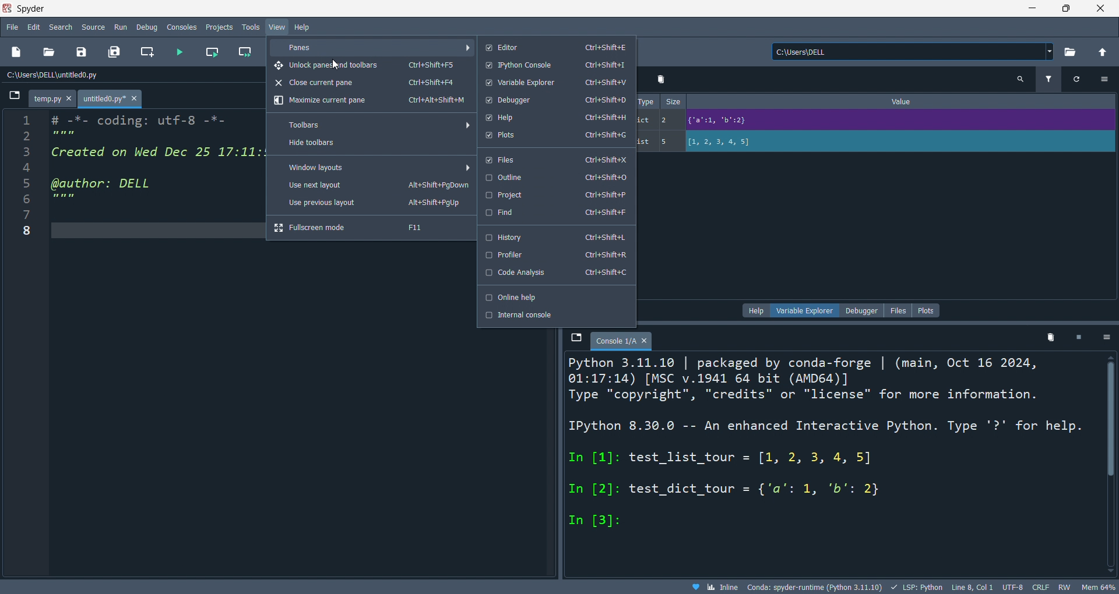  What do you see at coordinates (1030, 8) in the screenshot?
I see `minimize` at bounding box center [1030, 8].